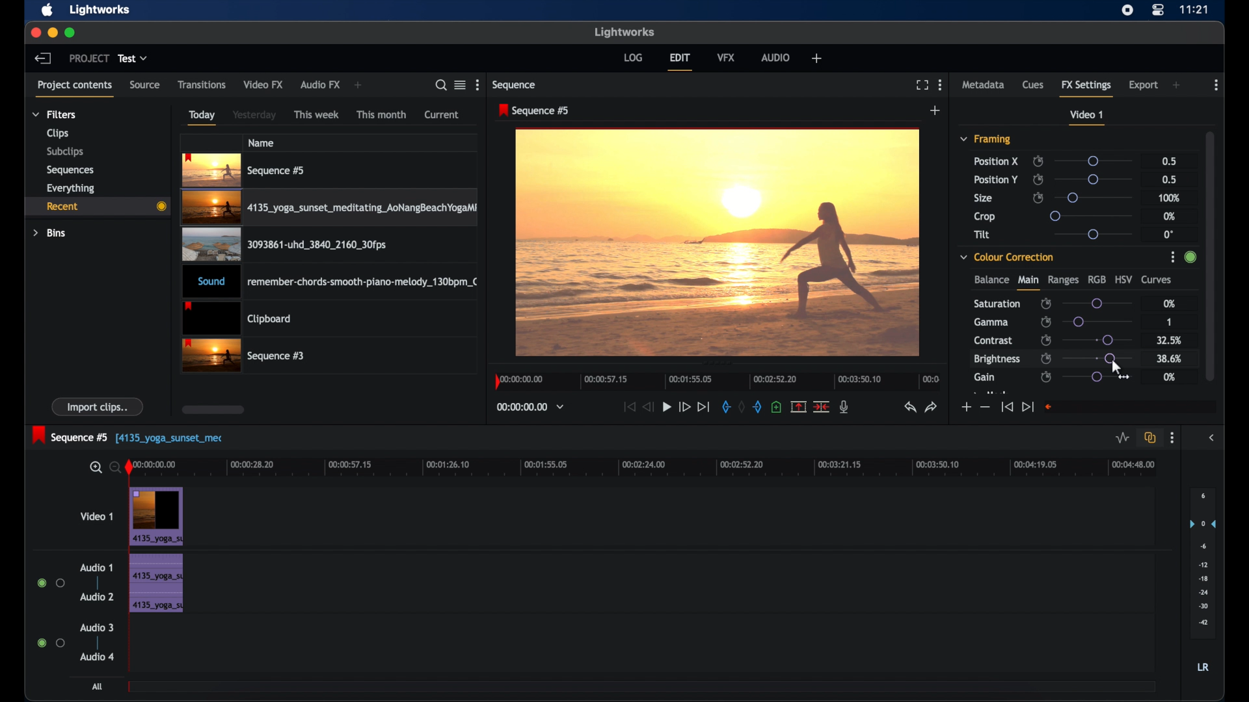 The width and height of the screenshot is (1249, 702). What do you see at coordinates (996, 359) in the screenshot?
I see `brightness` at bounding box center [996, 359].